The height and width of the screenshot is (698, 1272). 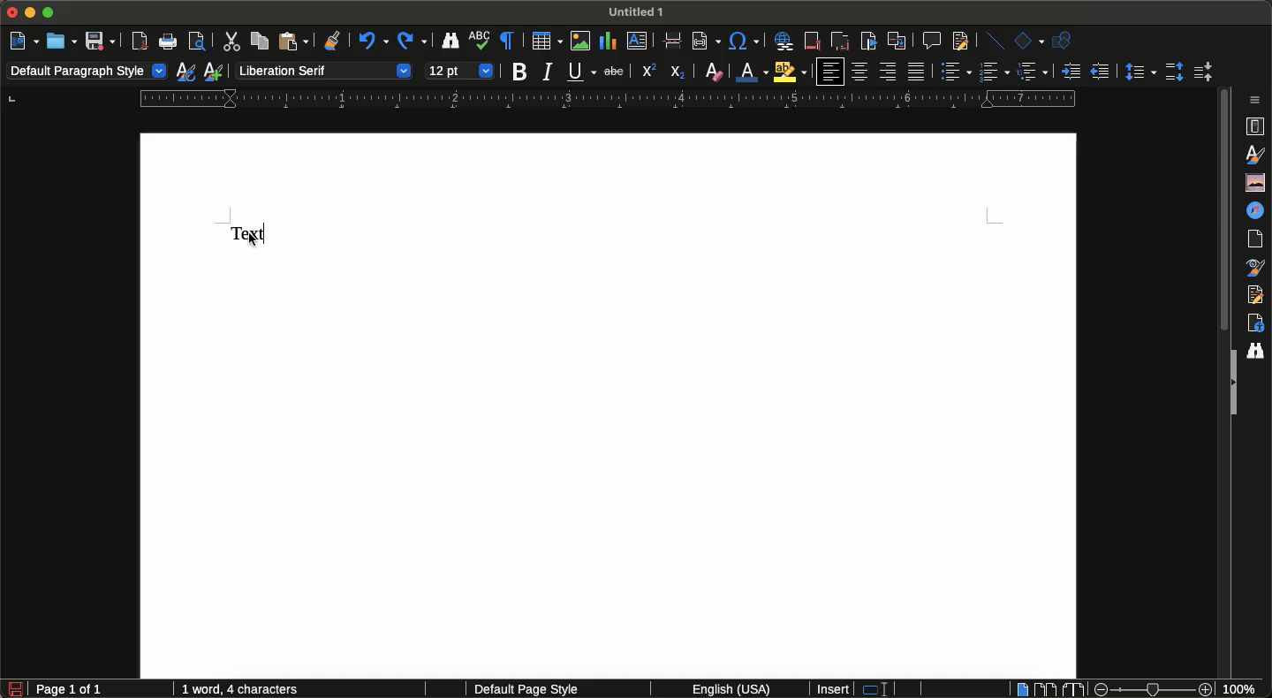 I want to click on Minimize, so click(x=33, y=14).